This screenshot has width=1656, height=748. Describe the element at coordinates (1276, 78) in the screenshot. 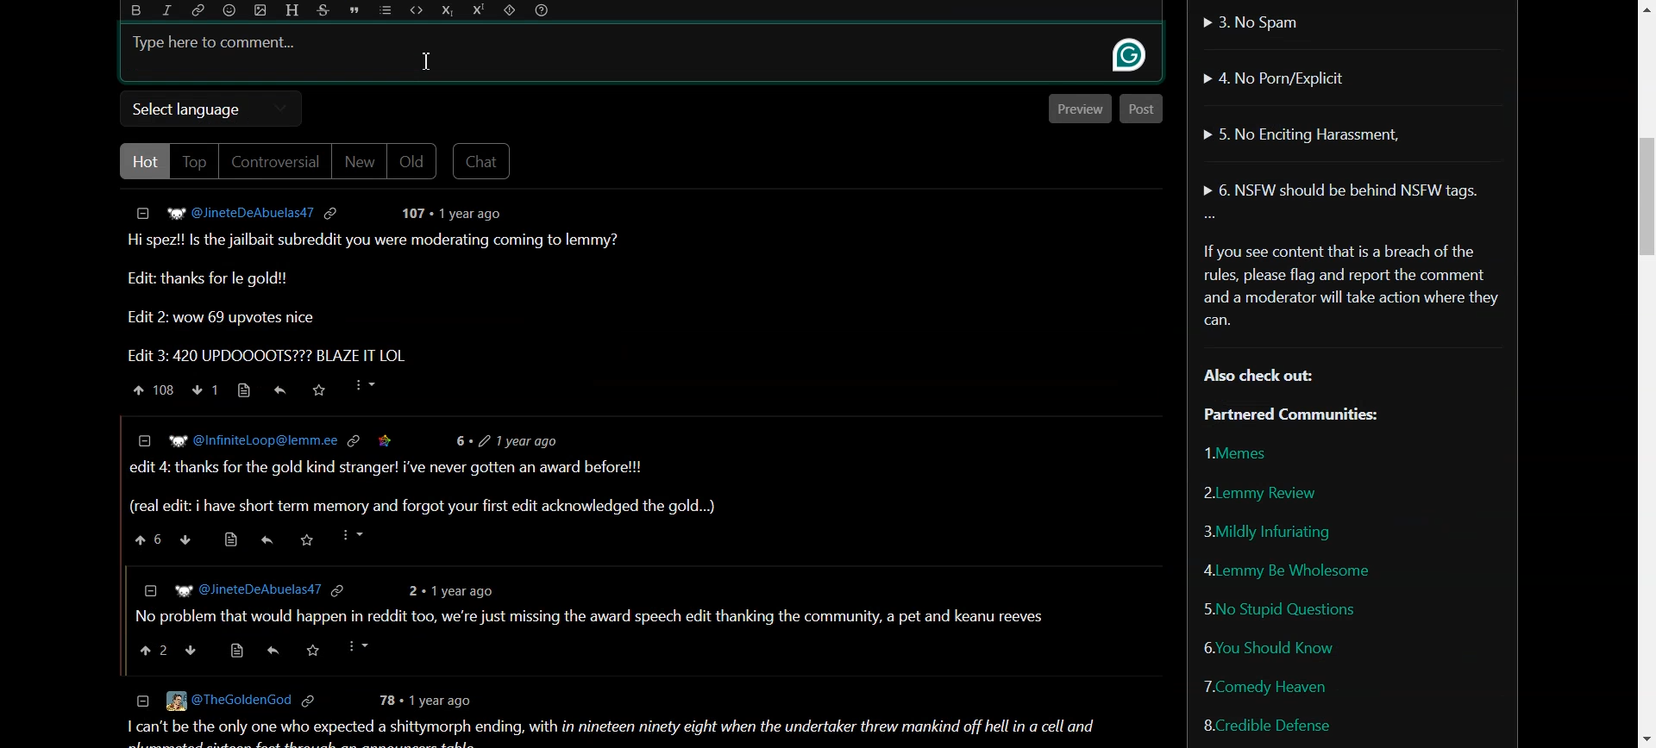

I see `No Porn/Explicit` at that location.